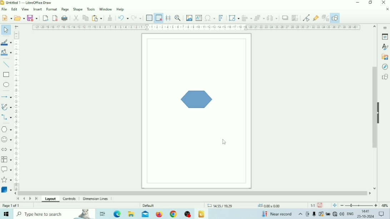 The image size is (390, 219). Describe the element at coordinates (65, 18) in the screenshot. I see `Print` at that location.